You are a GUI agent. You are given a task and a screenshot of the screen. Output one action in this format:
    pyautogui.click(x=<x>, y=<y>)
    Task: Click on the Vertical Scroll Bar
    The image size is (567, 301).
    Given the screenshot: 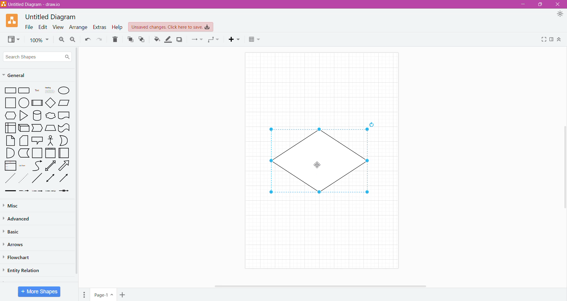 What is the action you would take?
    pyautogui.click(x=76, y=163)
    